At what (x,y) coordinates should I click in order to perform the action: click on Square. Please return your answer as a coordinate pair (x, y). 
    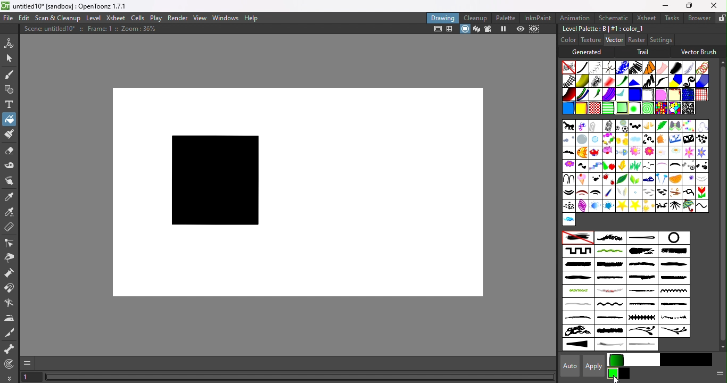
    Looking at the image, I should click on (701, 94).